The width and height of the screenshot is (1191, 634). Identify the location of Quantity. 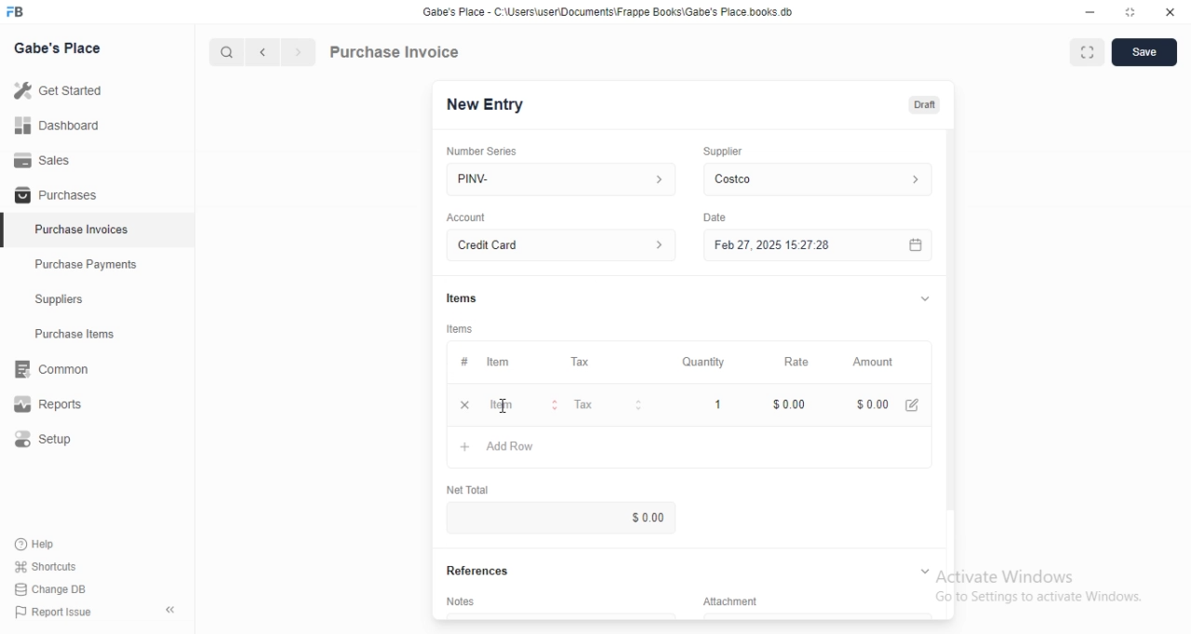
(698, 362).